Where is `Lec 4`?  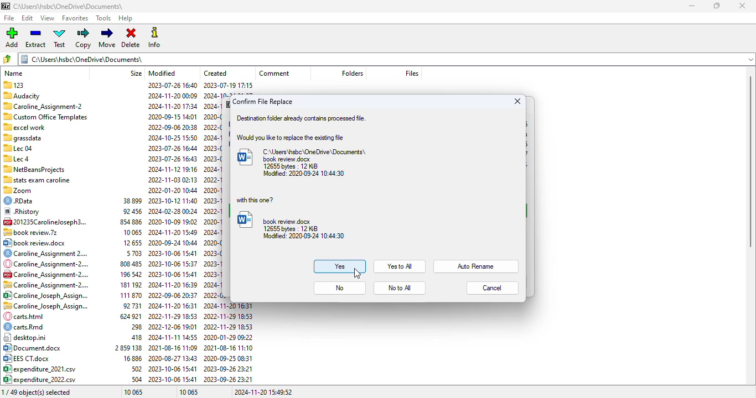
Lec 4 is located at coordinates (18, 158).